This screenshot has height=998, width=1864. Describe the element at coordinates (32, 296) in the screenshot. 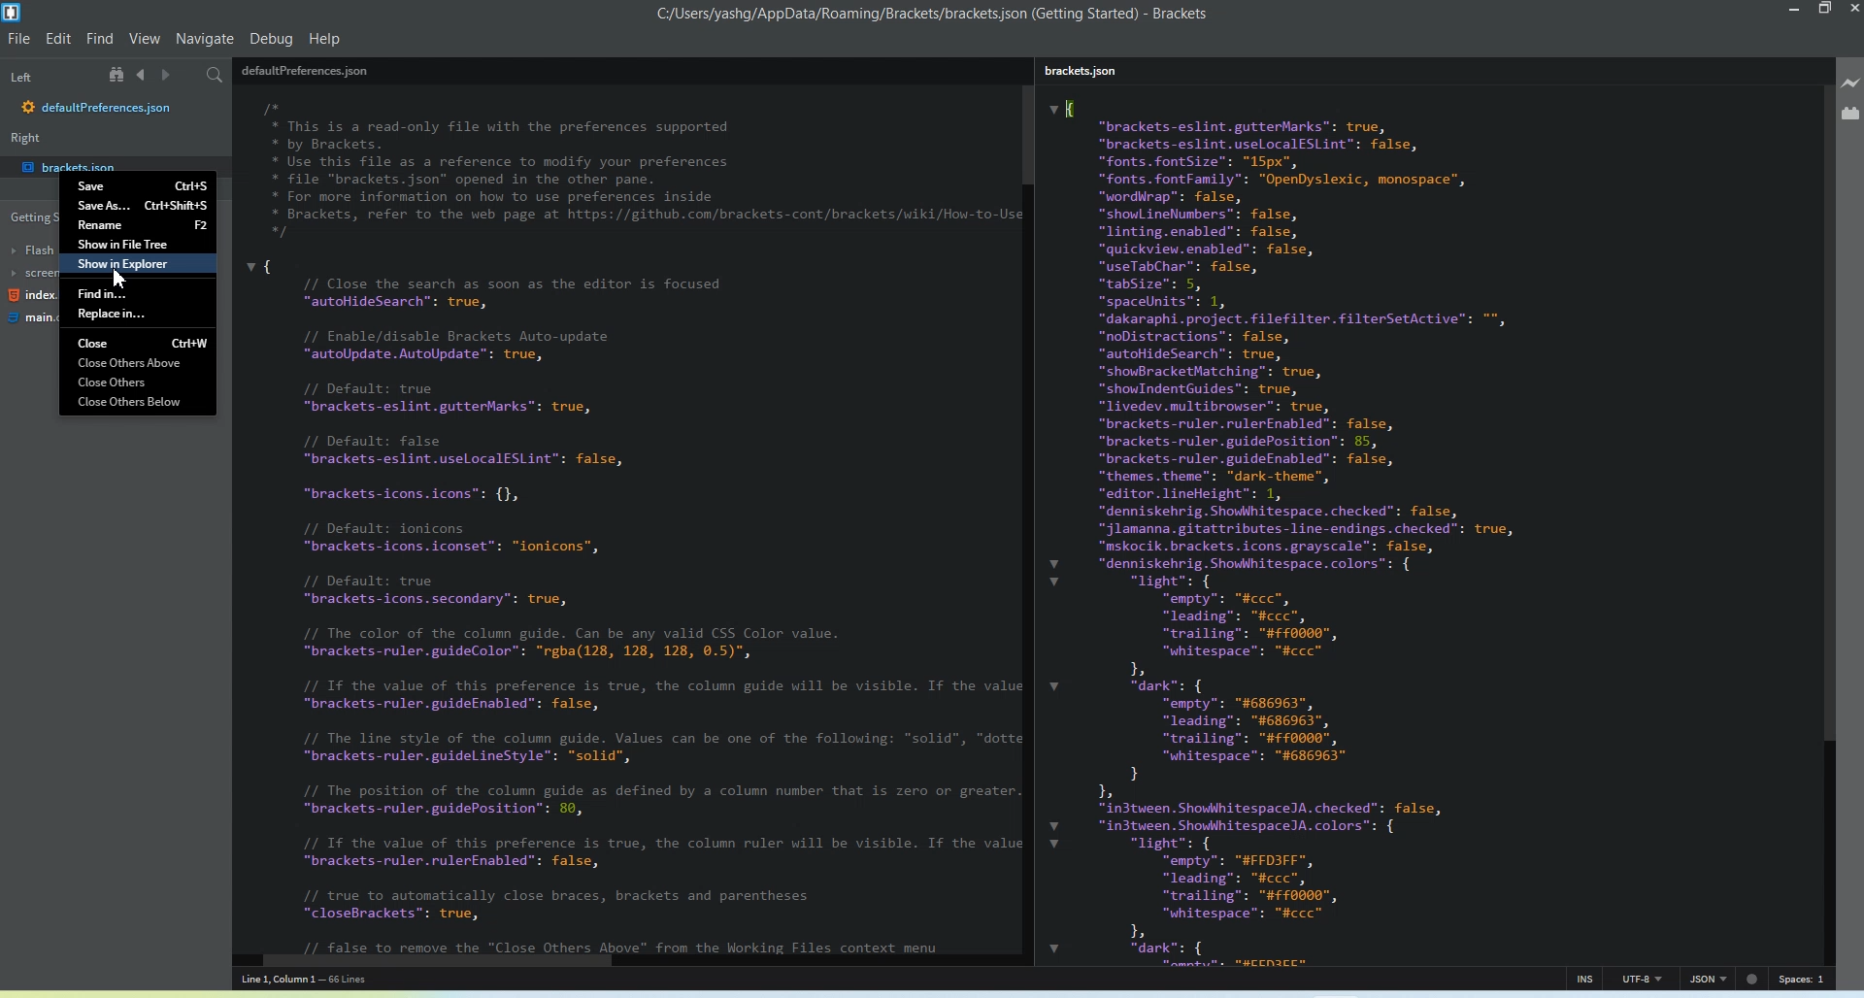

I see `index` at that location.